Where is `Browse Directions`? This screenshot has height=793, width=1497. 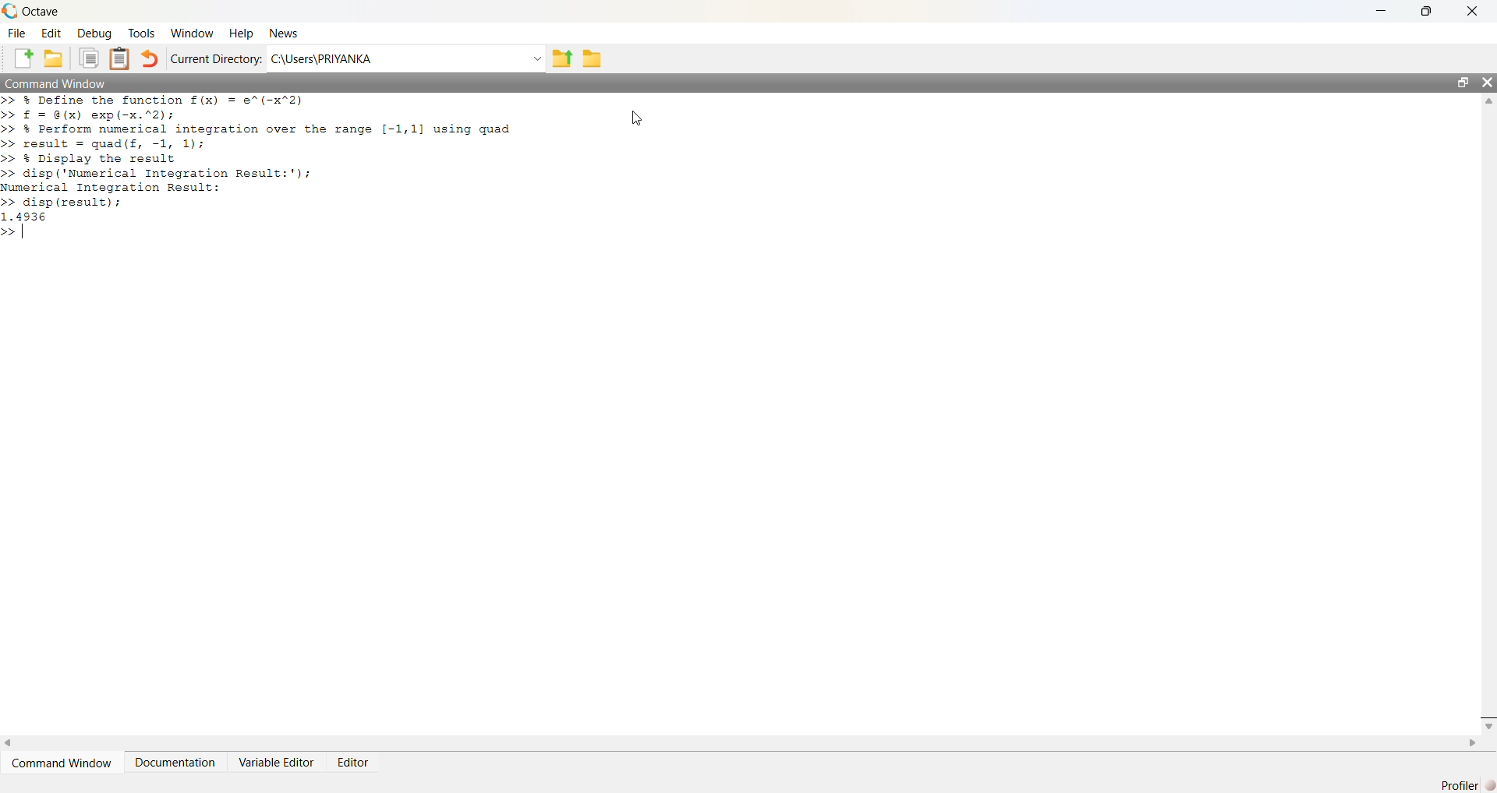 Browse Directions is located at coordinates (592, 58).